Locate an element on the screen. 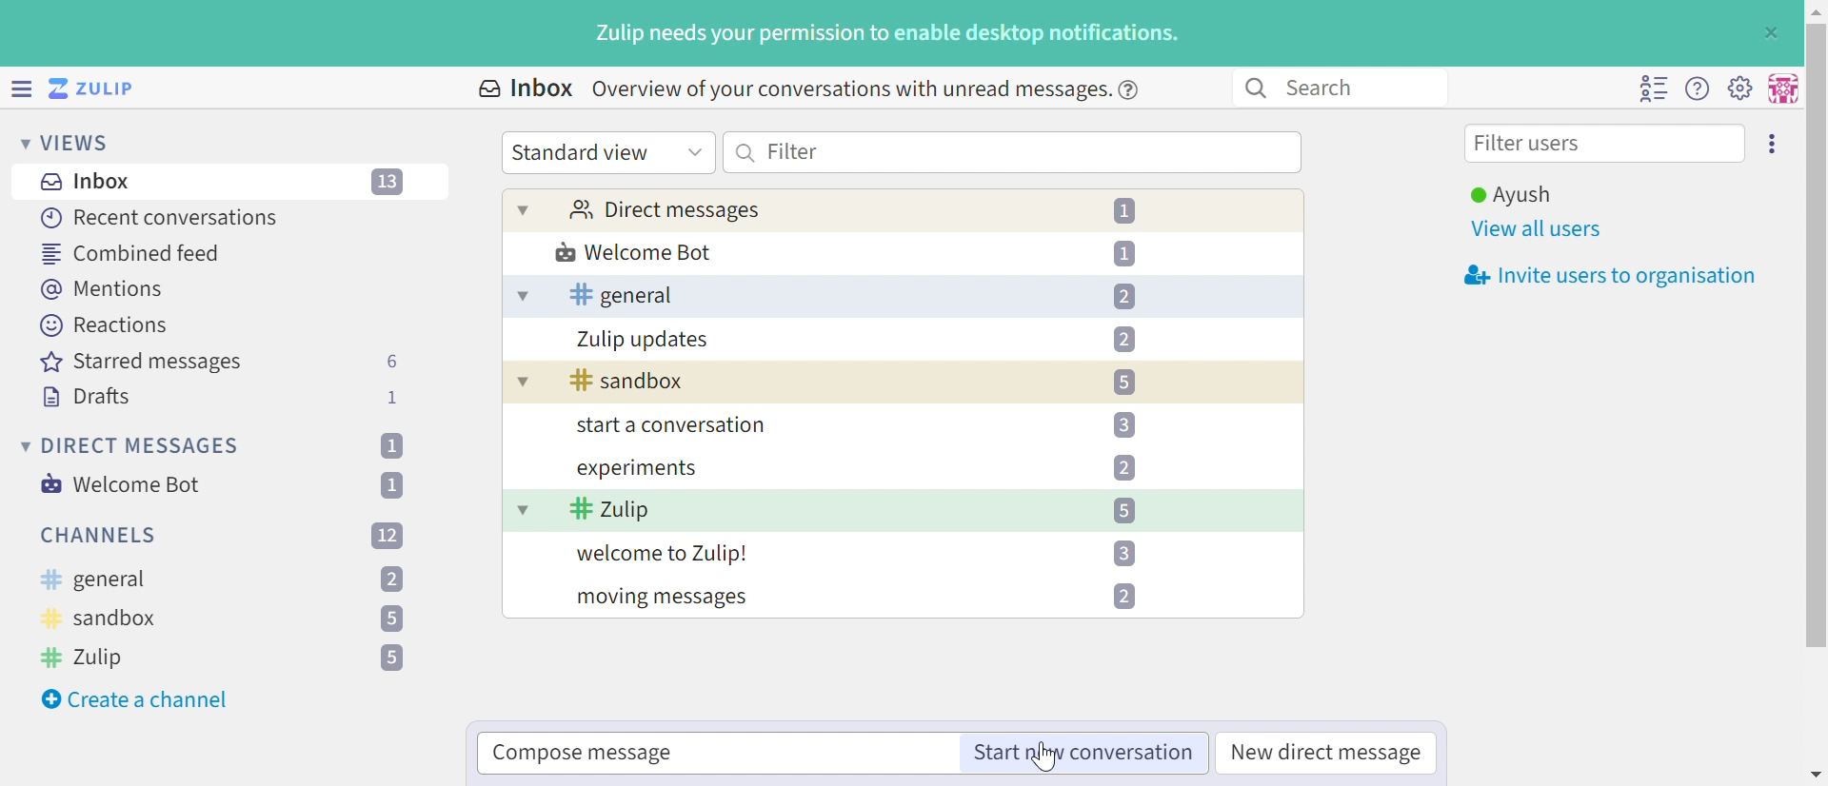 This screenshot has height=786, width=1828. Standard view is located at coordinates (584, 152).